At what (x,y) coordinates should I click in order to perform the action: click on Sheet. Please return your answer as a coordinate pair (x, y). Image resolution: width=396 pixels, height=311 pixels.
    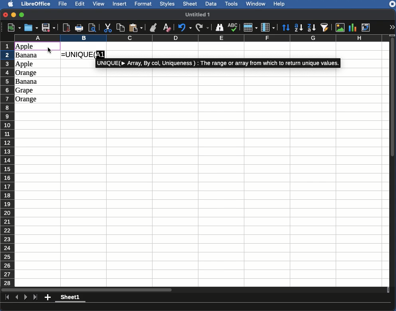
    Looking at the image, I should click on (190, 4).